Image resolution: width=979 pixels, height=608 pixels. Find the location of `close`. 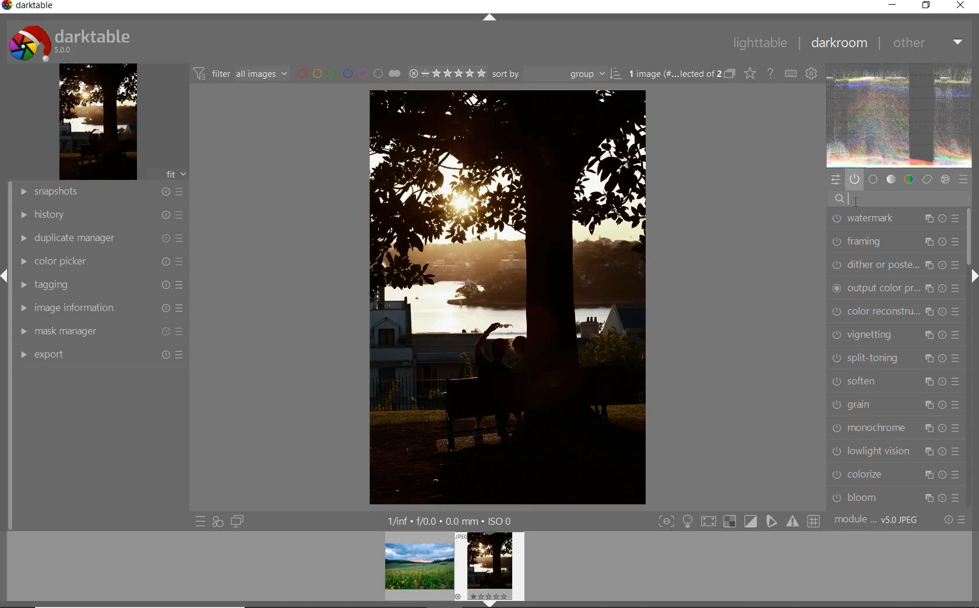

close is located at coordinates (961, 6).